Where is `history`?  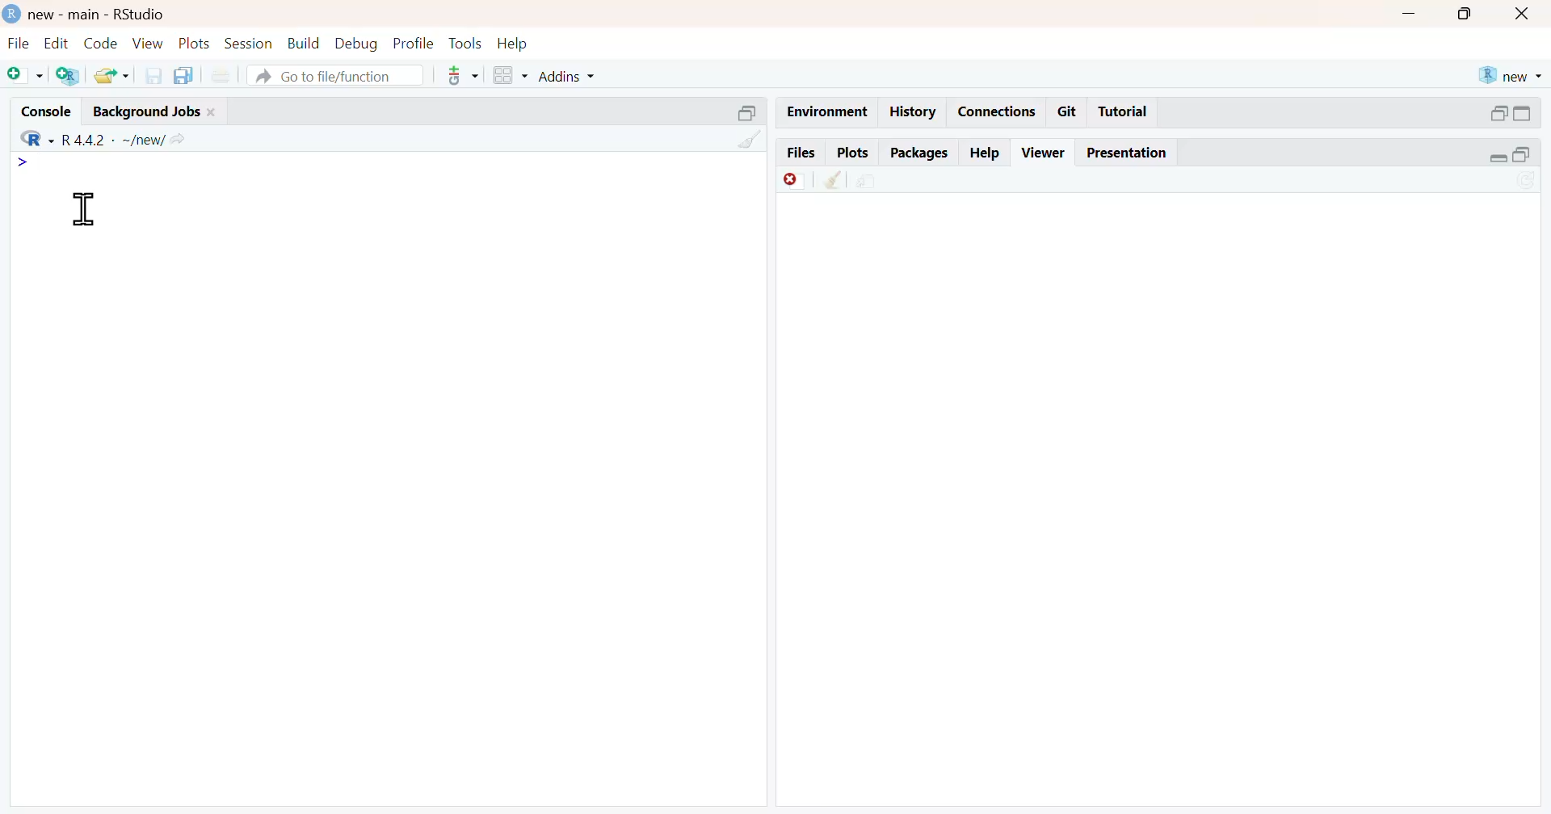
history is located at coordinates (912, 111).